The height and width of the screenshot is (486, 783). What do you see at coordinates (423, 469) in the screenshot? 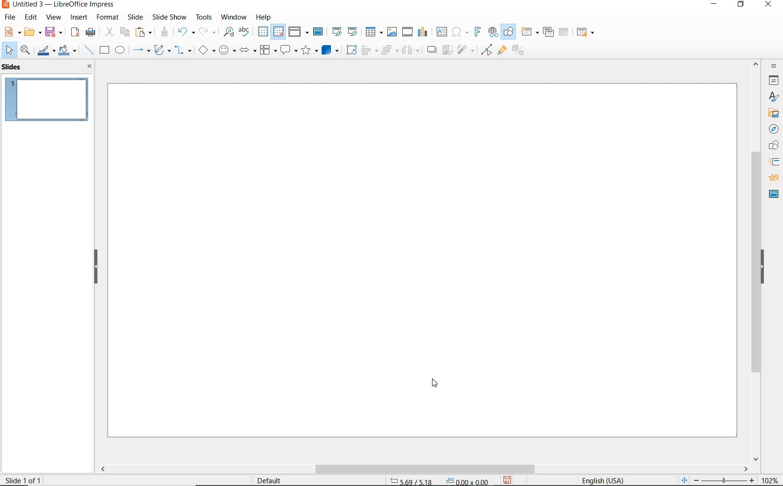
I see `SCROLLBAR` at bounding box center [423, 469].